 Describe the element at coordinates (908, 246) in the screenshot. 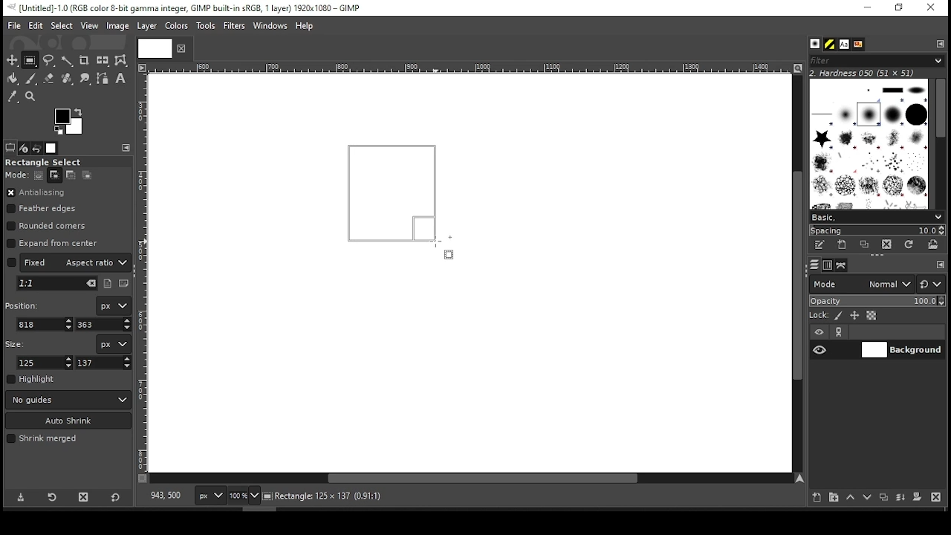

I see `refresh brushes` at that location.